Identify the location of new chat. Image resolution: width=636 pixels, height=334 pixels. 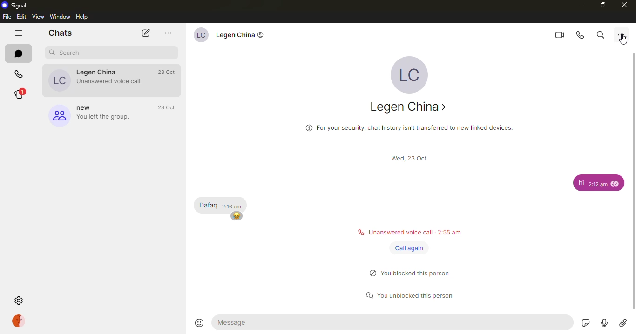
(144, 33).